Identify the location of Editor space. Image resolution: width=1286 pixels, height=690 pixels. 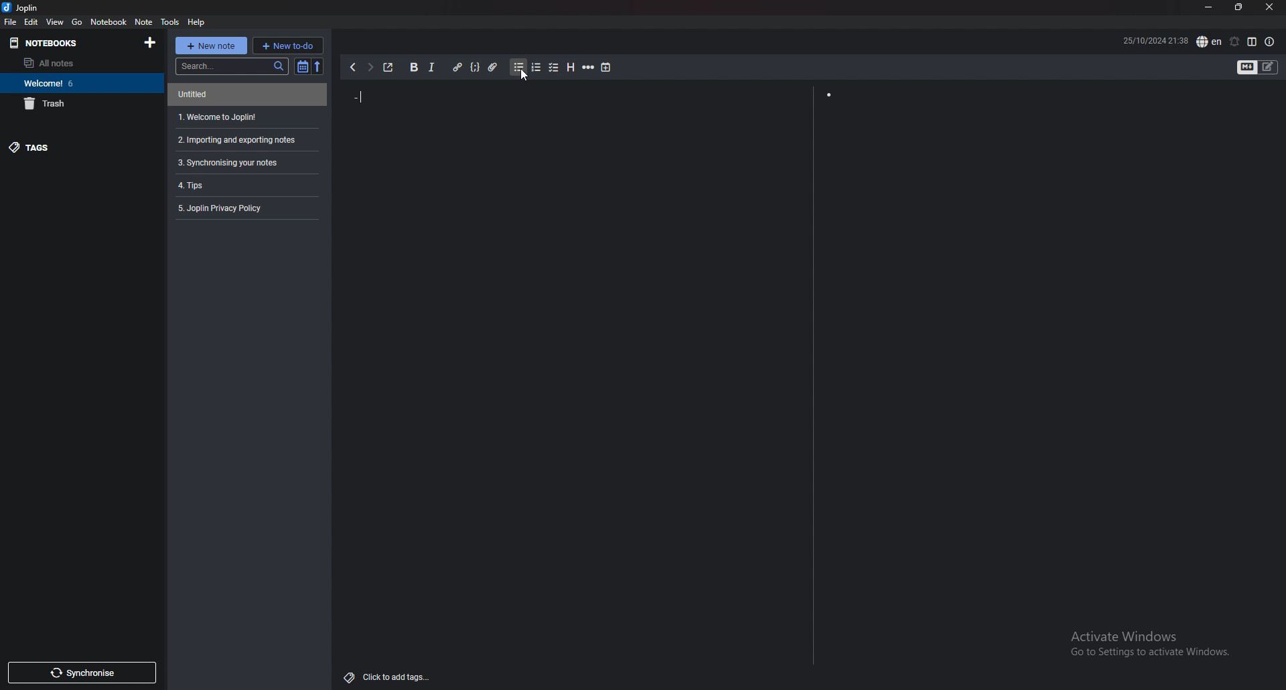
(576, 214).